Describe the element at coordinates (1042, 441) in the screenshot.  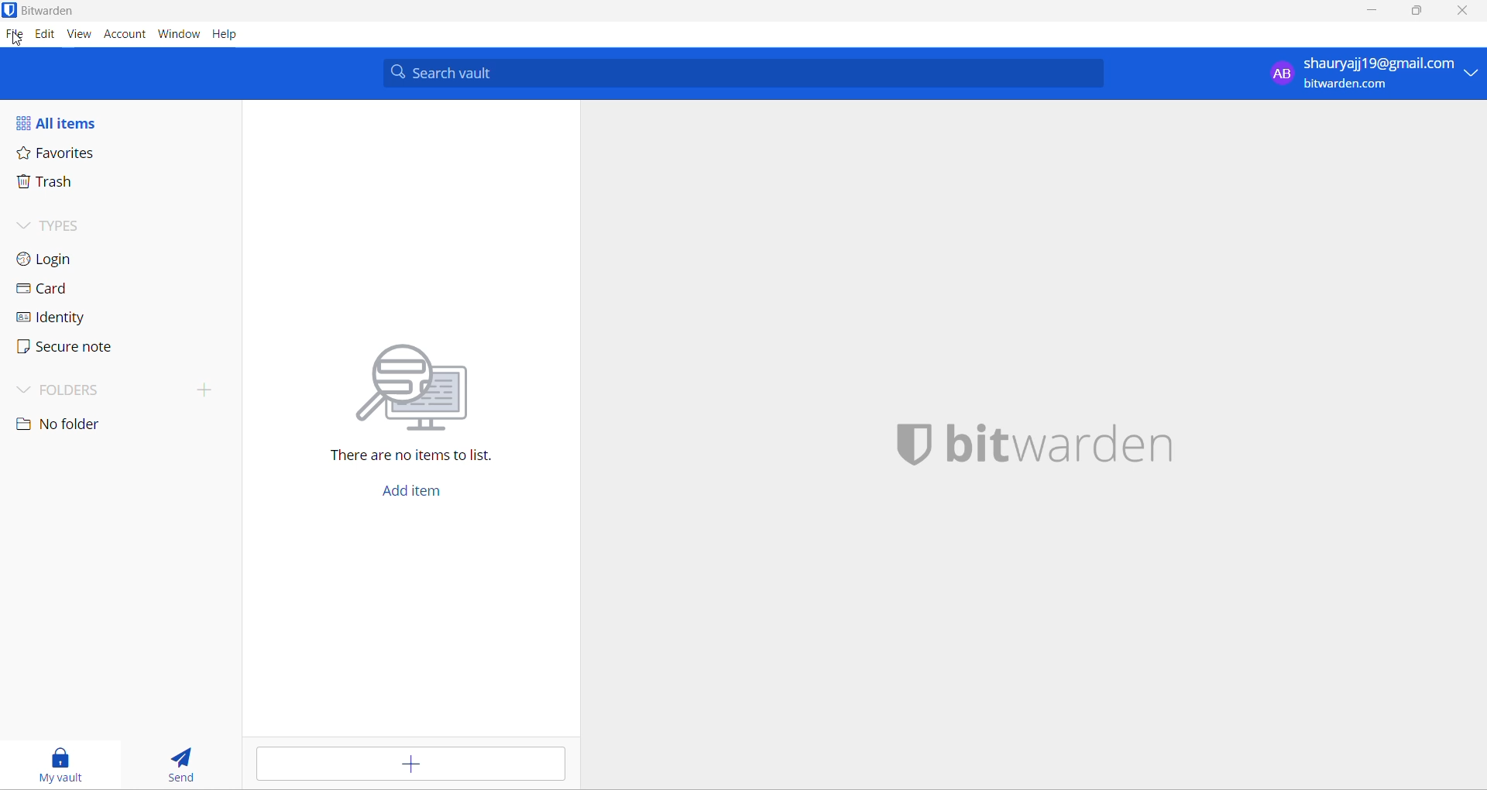
I see `name and logo` at that location.